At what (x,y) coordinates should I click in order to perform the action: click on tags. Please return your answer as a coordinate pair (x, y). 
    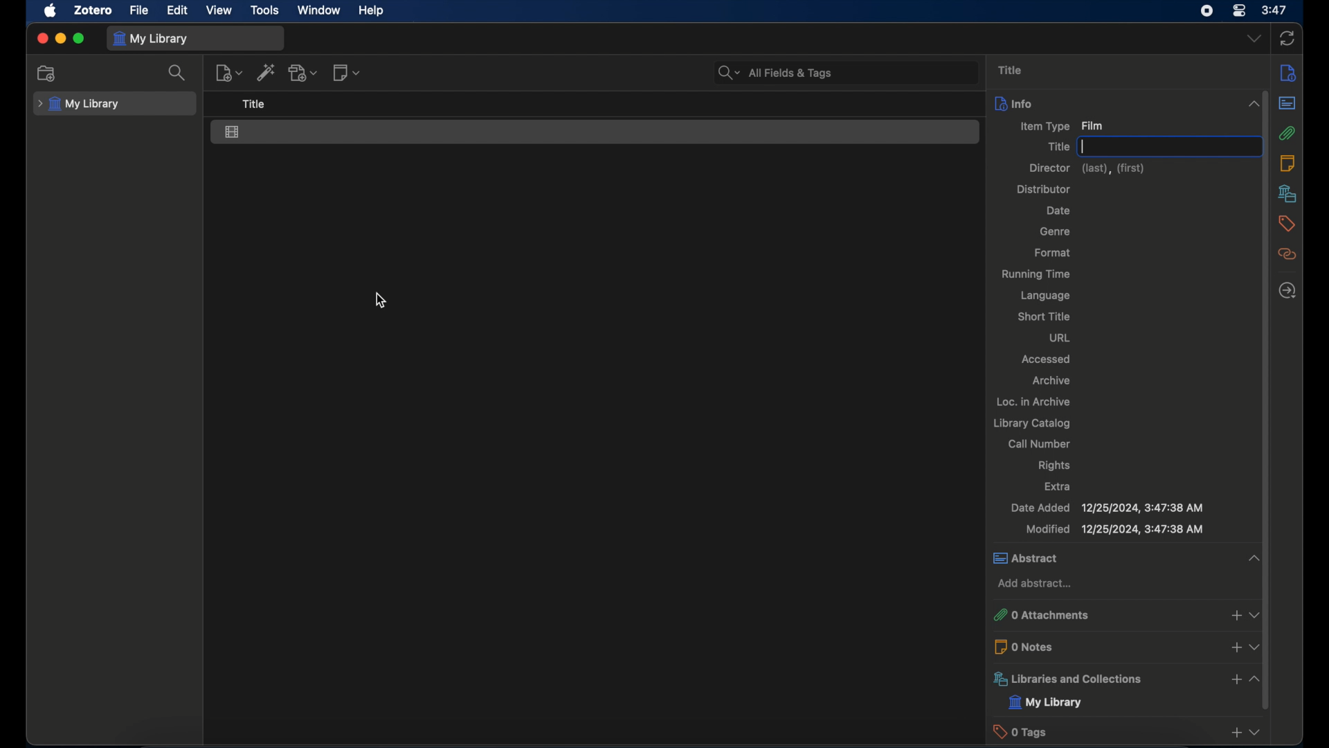
    Looking at the image, I should click on (1287, 224).